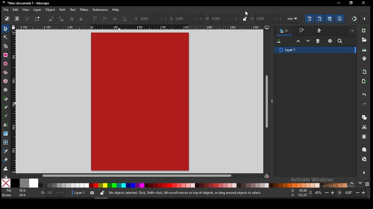 This screenshot has width=373, height=209. Describe the element at coordinates (6, 55) in the screenshot. I see `rectangle tool` at that location.